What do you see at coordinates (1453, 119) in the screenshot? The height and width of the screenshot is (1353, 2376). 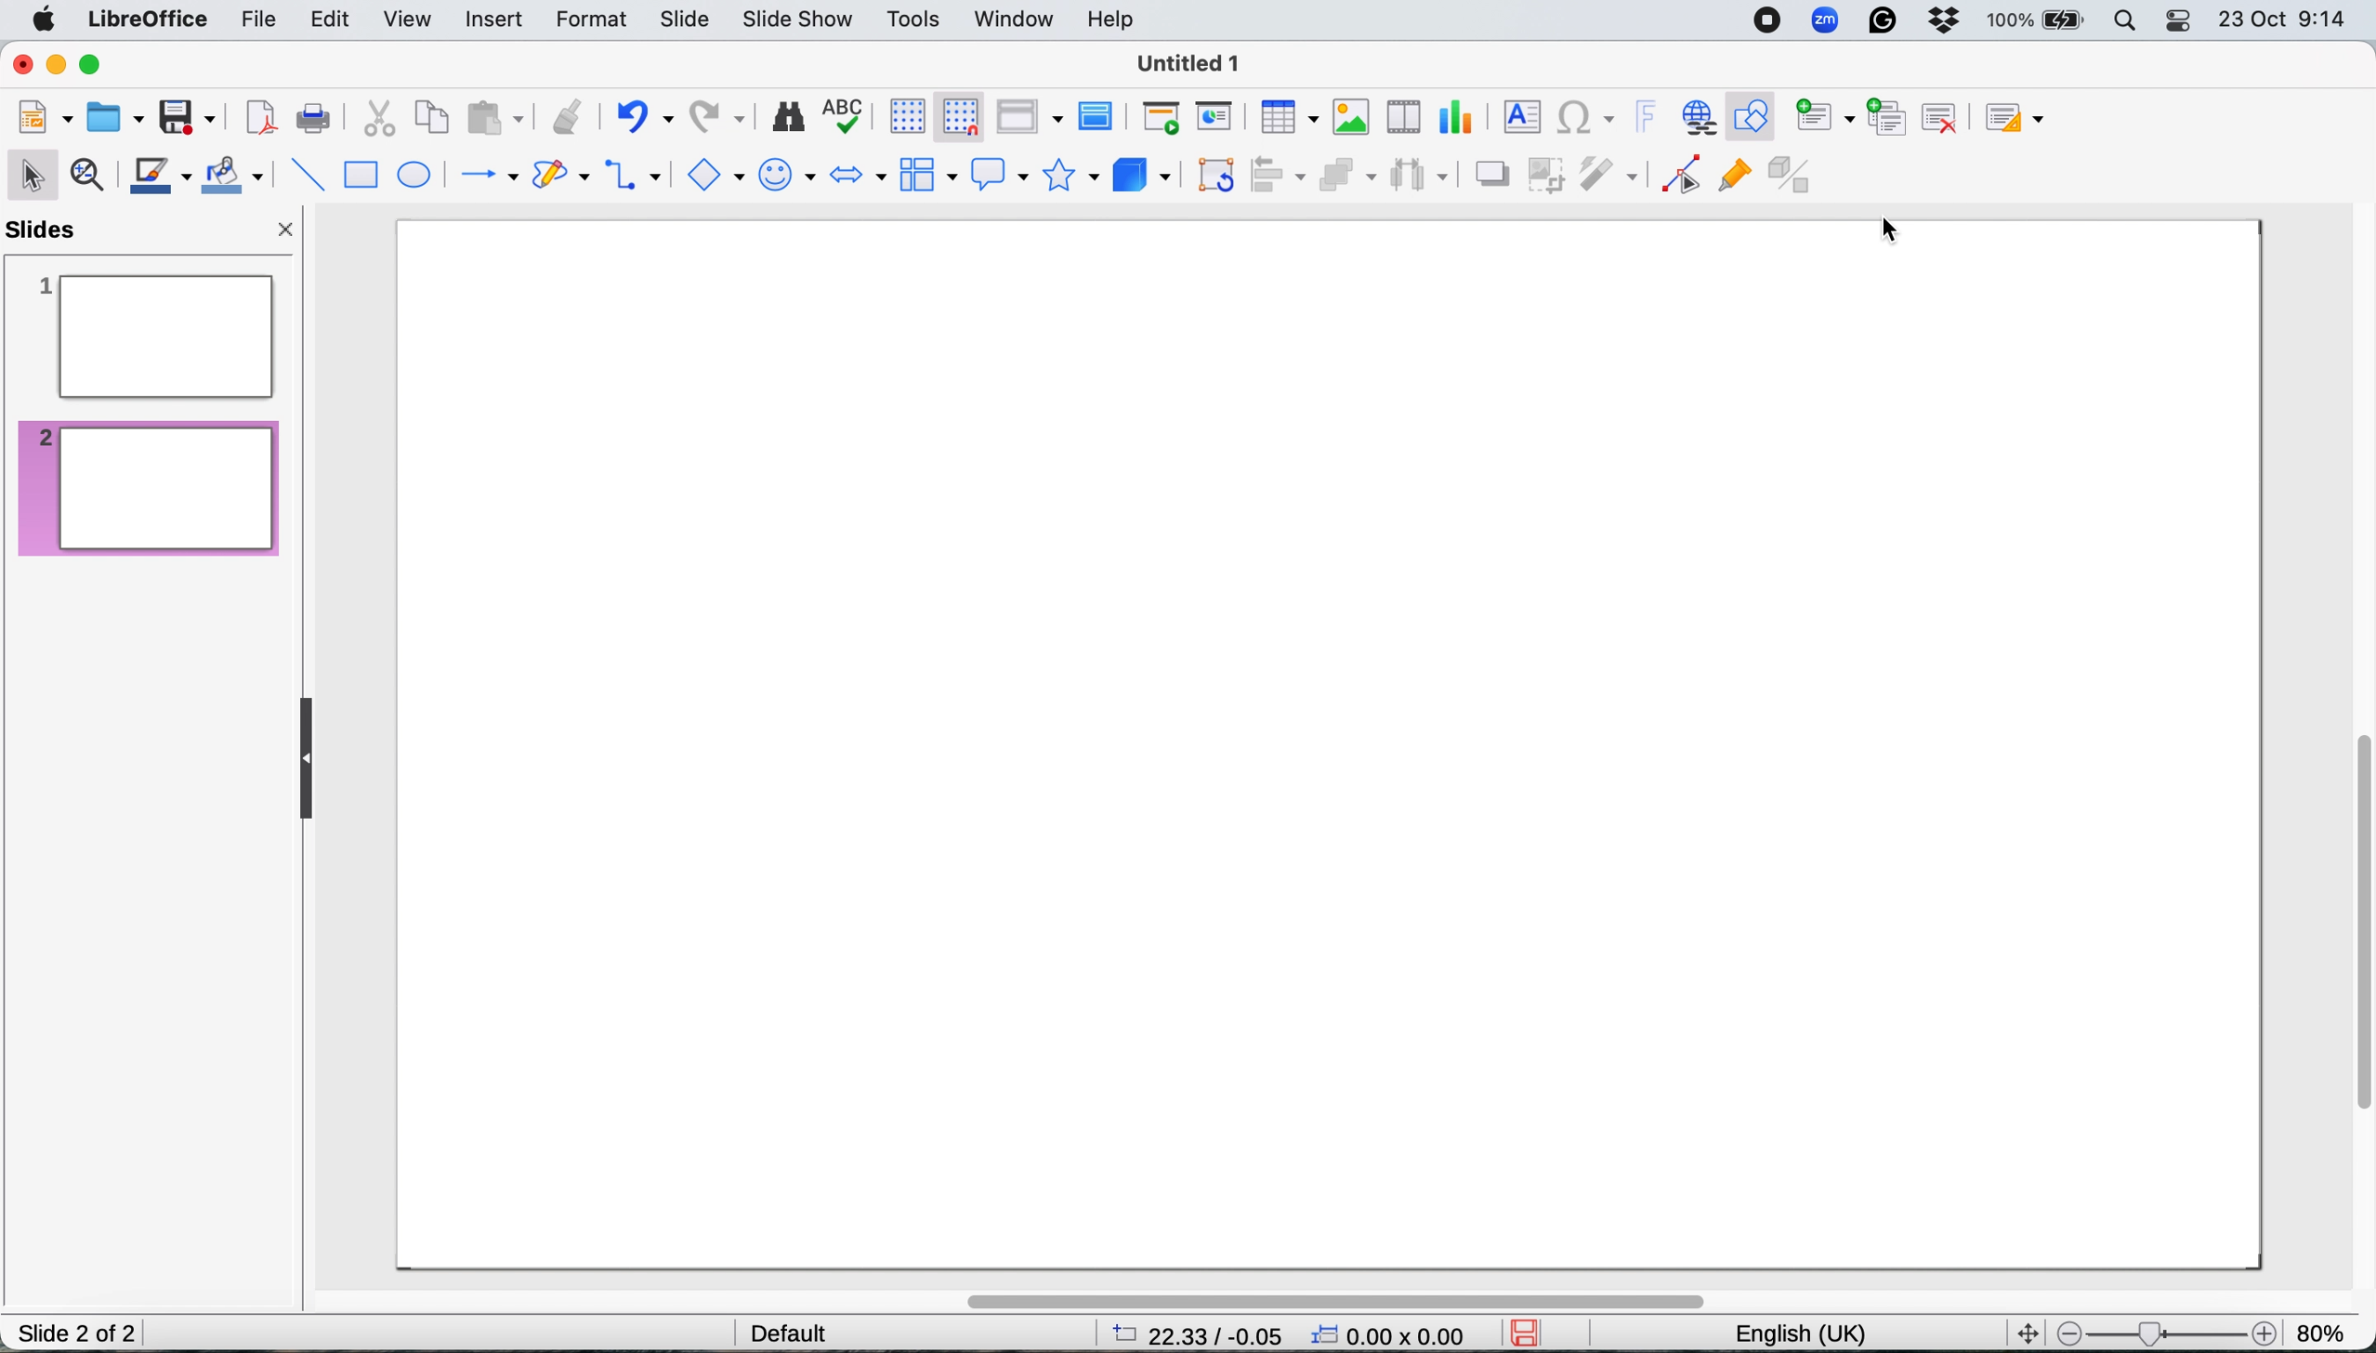 I see `insert chart` at bounding box center [1453, 119].